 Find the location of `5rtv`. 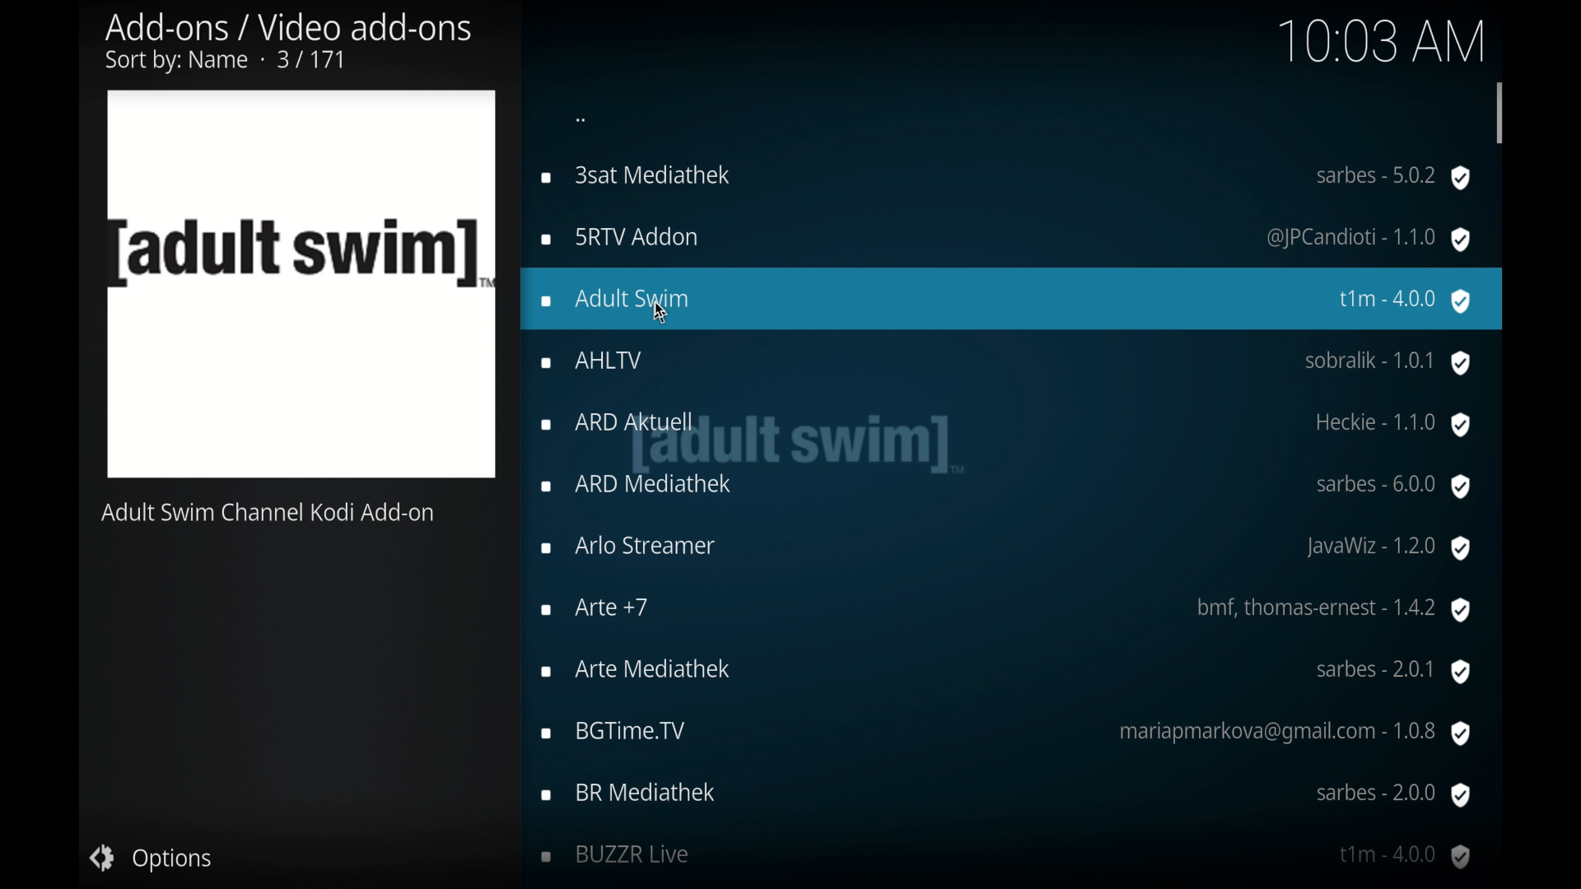

5rtv is located at coordinates (1004, 238).